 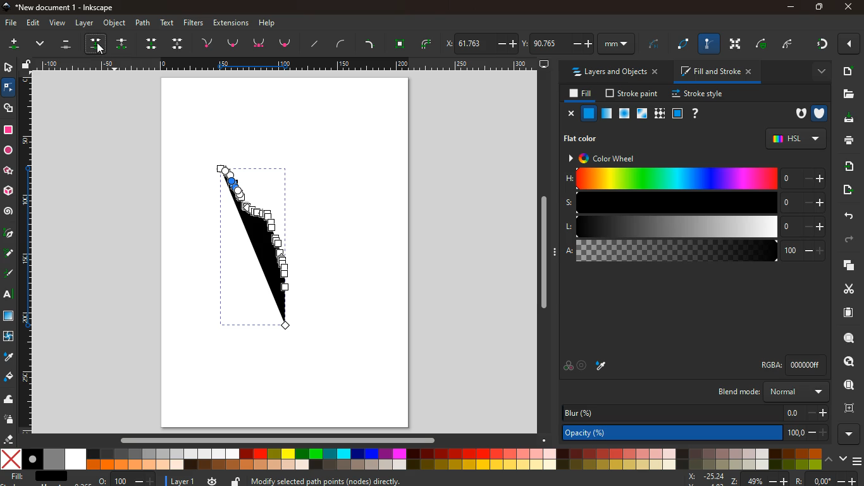 I want to click on color, so click(x=412, y=459).